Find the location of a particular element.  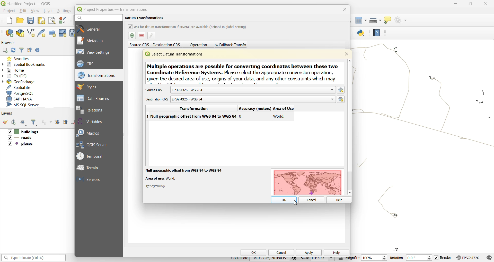

style manager is located at coordinates (63, 20).